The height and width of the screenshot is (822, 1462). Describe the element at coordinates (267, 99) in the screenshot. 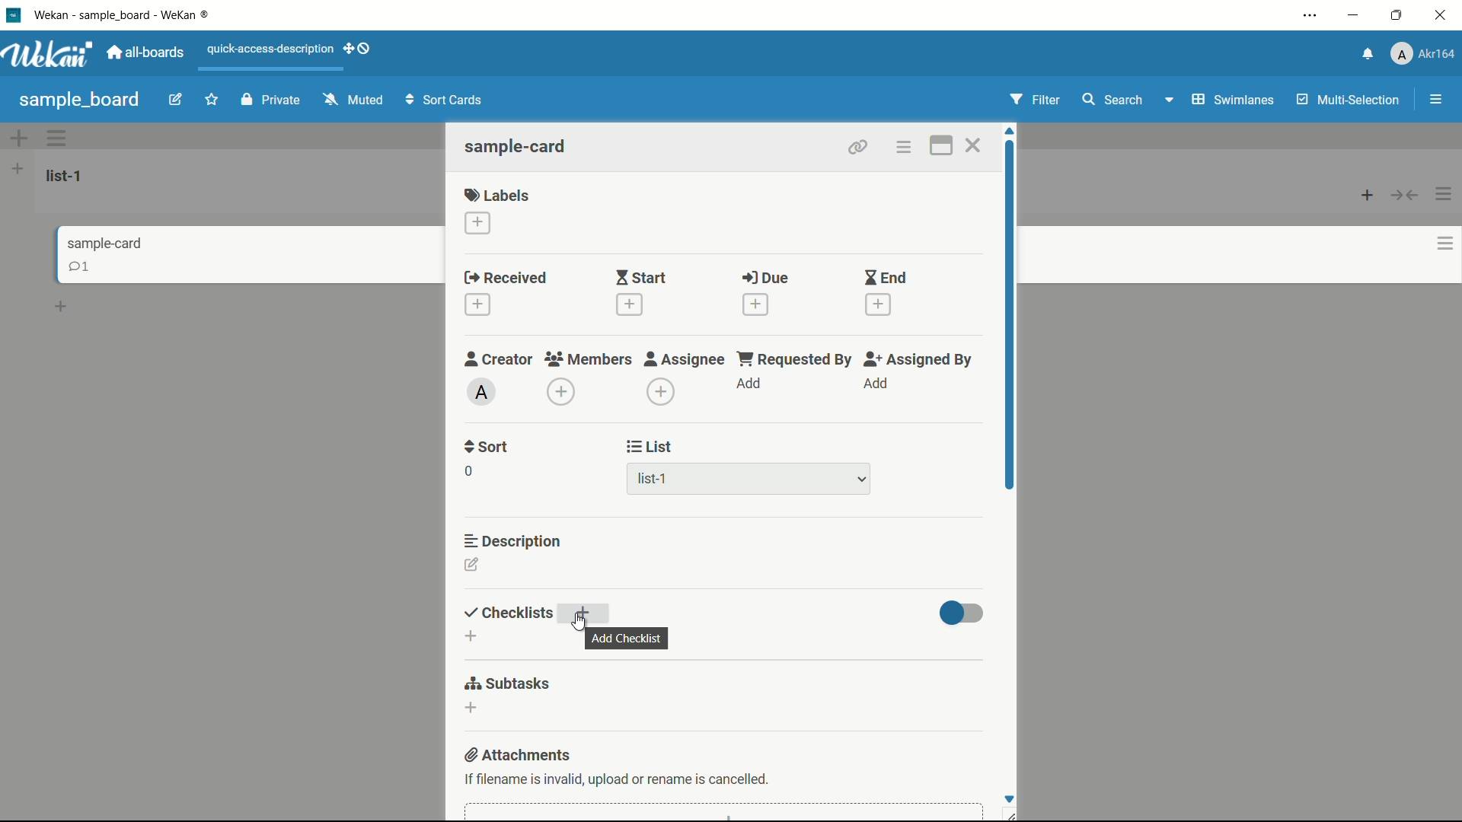

I see `Private` at that location.